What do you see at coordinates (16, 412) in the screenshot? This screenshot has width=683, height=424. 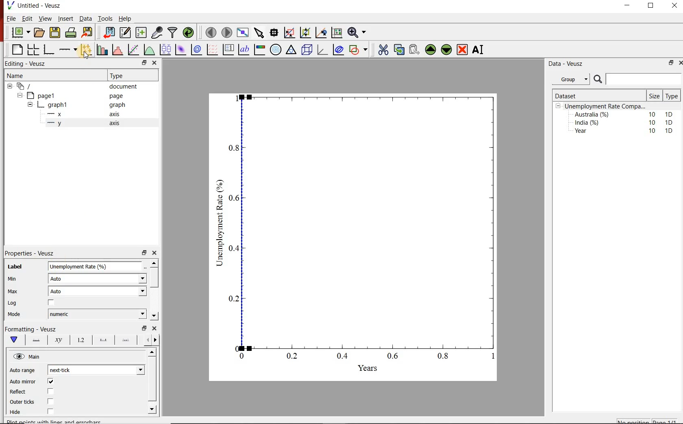 I see `Hide` at bounding box center [16, 412].